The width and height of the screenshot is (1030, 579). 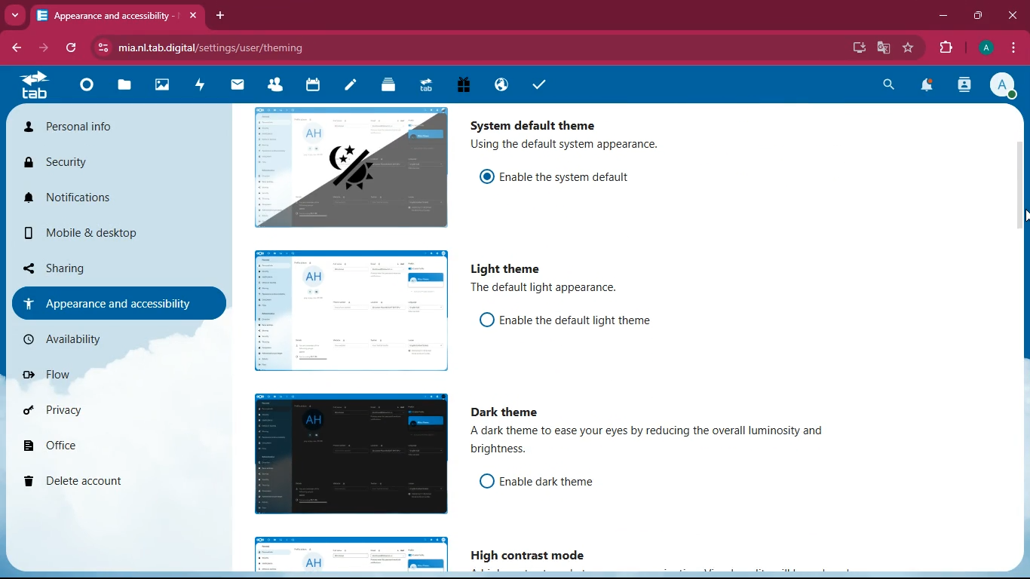 What do you see at coordinates (1007, 87) in the screenshot?
I see `profile` at bounding box center [1007, 87].